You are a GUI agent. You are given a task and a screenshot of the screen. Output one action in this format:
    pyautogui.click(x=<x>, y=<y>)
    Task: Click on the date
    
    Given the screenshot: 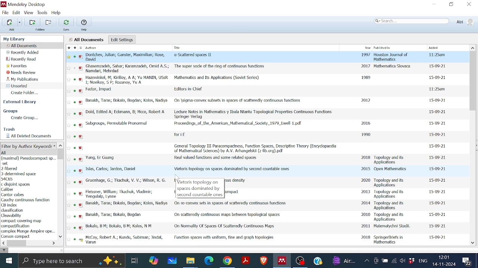 What is the action you would take?
    pyautogui.click(x=436, y=215)
    